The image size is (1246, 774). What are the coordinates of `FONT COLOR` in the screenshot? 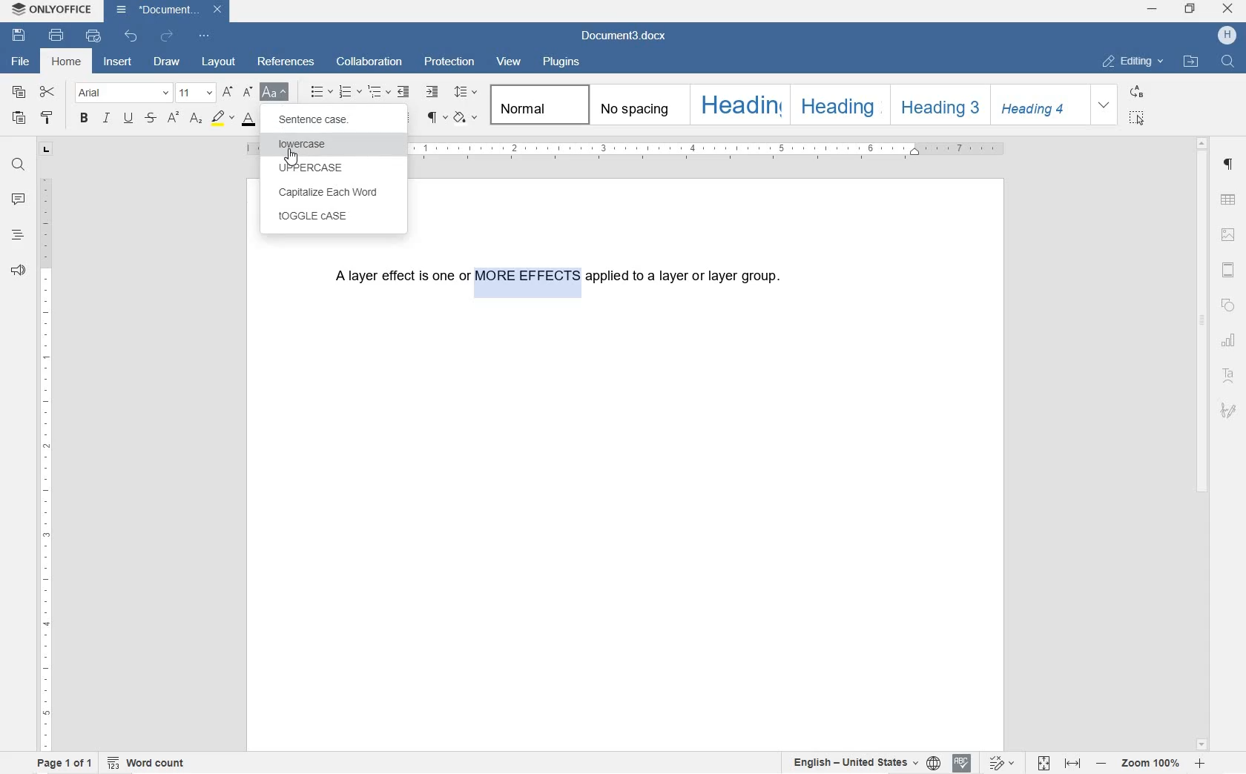 It's located at (251, 119).